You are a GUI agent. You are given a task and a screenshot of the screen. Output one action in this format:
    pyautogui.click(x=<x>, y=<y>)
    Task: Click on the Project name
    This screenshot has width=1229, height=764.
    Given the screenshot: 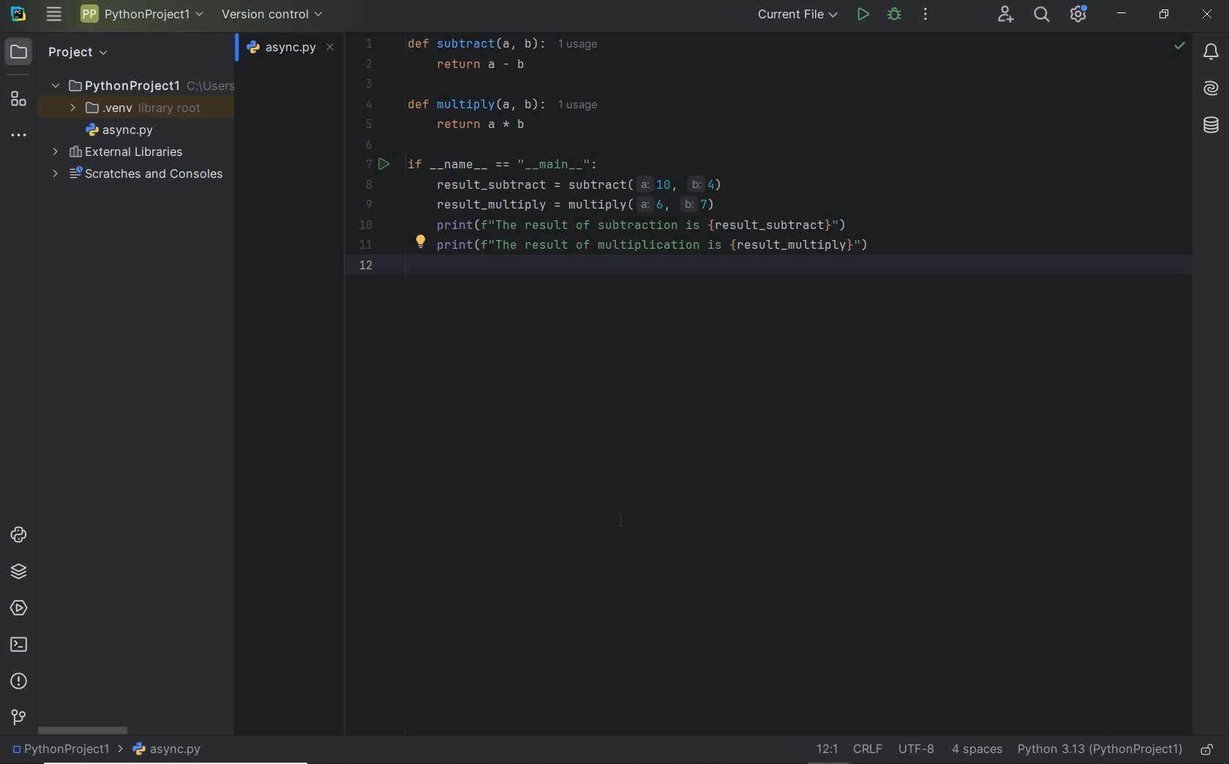 What is the action you would take?
    pyautogui.click(x=142, y=17)
    